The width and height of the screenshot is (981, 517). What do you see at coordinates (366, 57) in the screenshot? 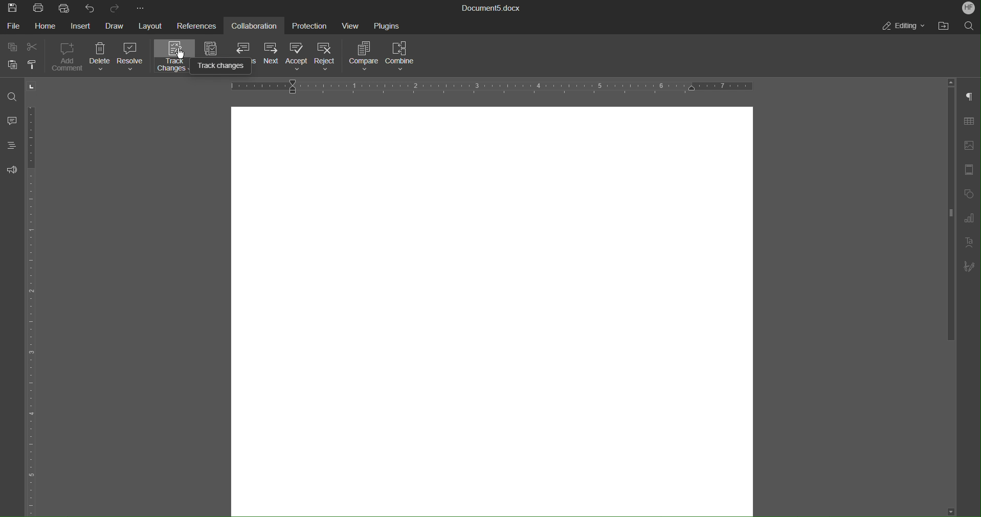
I see `Compare` at bounding box center [366, 57].